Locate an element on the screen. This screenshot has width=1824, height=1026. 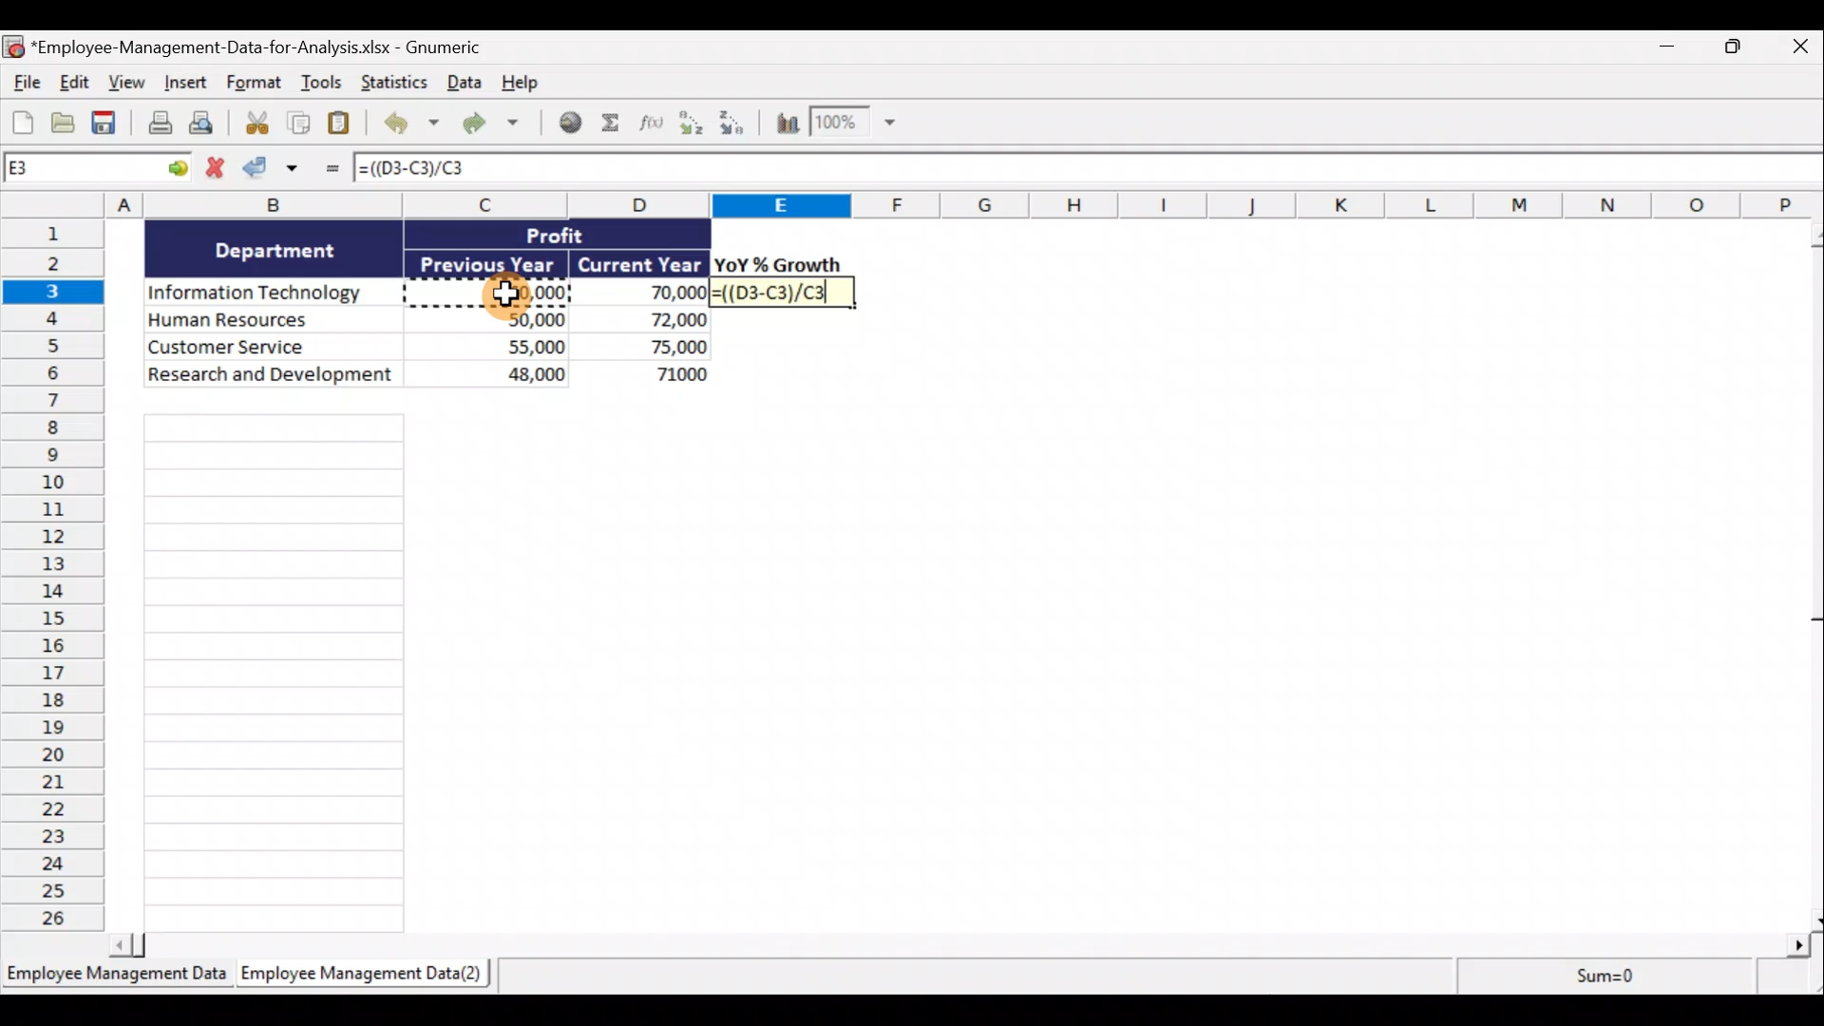
Cell allocation is located at coordinates (99, 171).